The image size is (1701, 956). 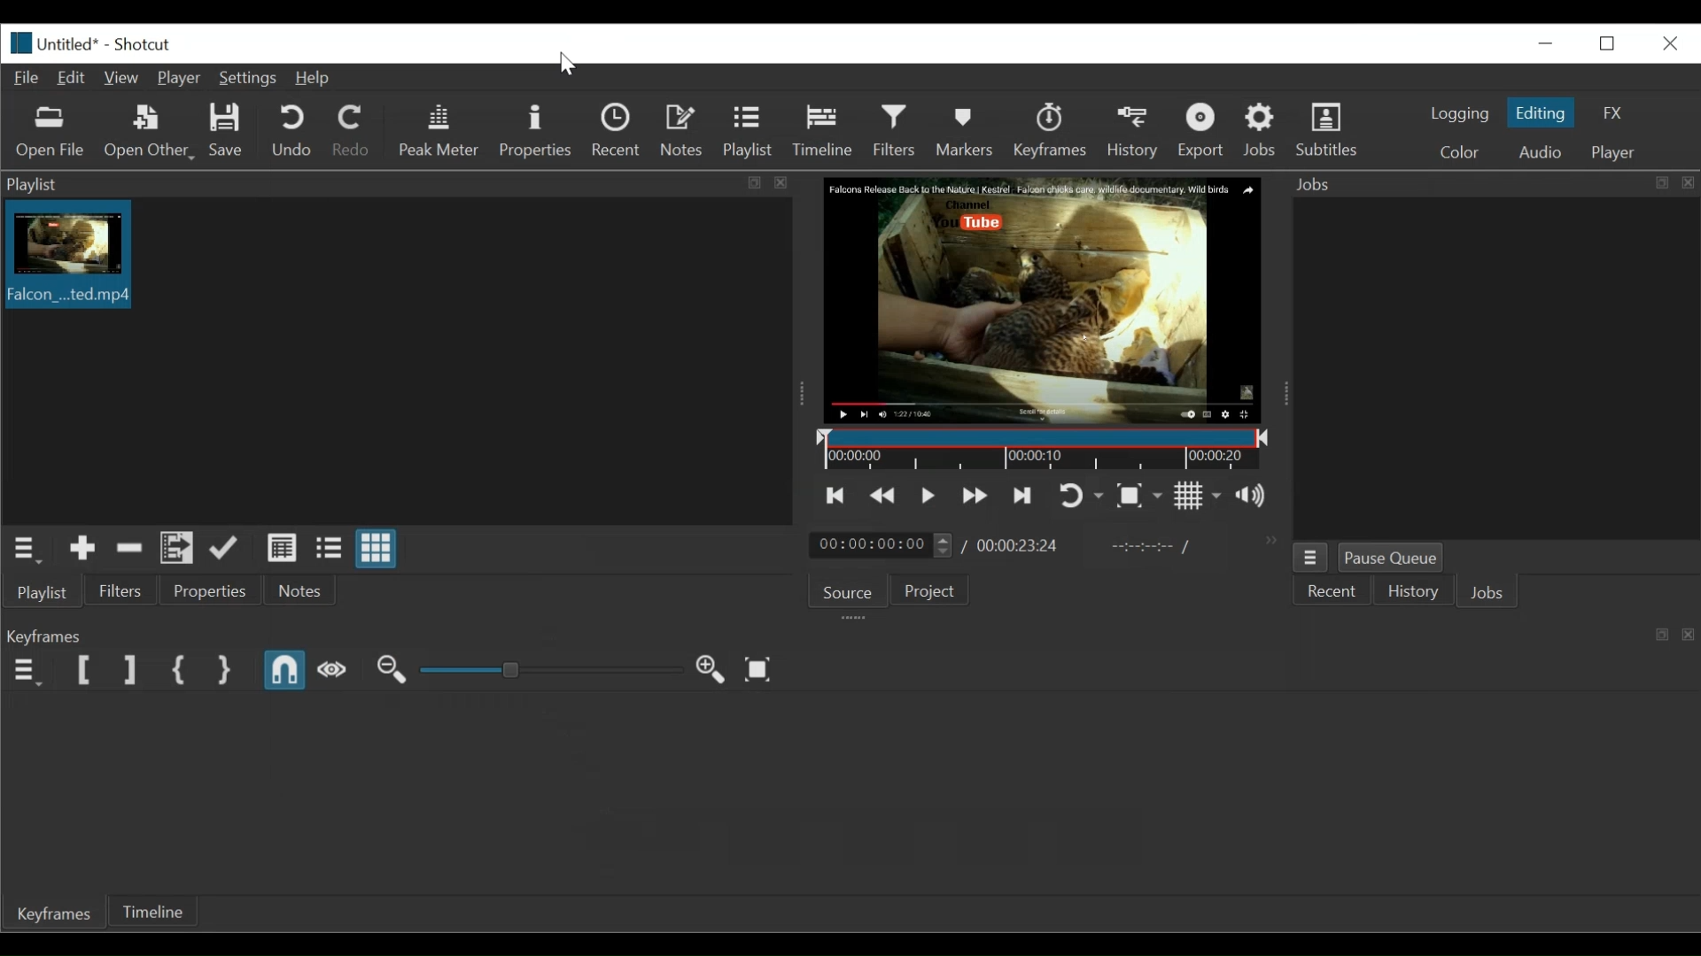 I want to click on Remove cut, so click(x=131, y=552).